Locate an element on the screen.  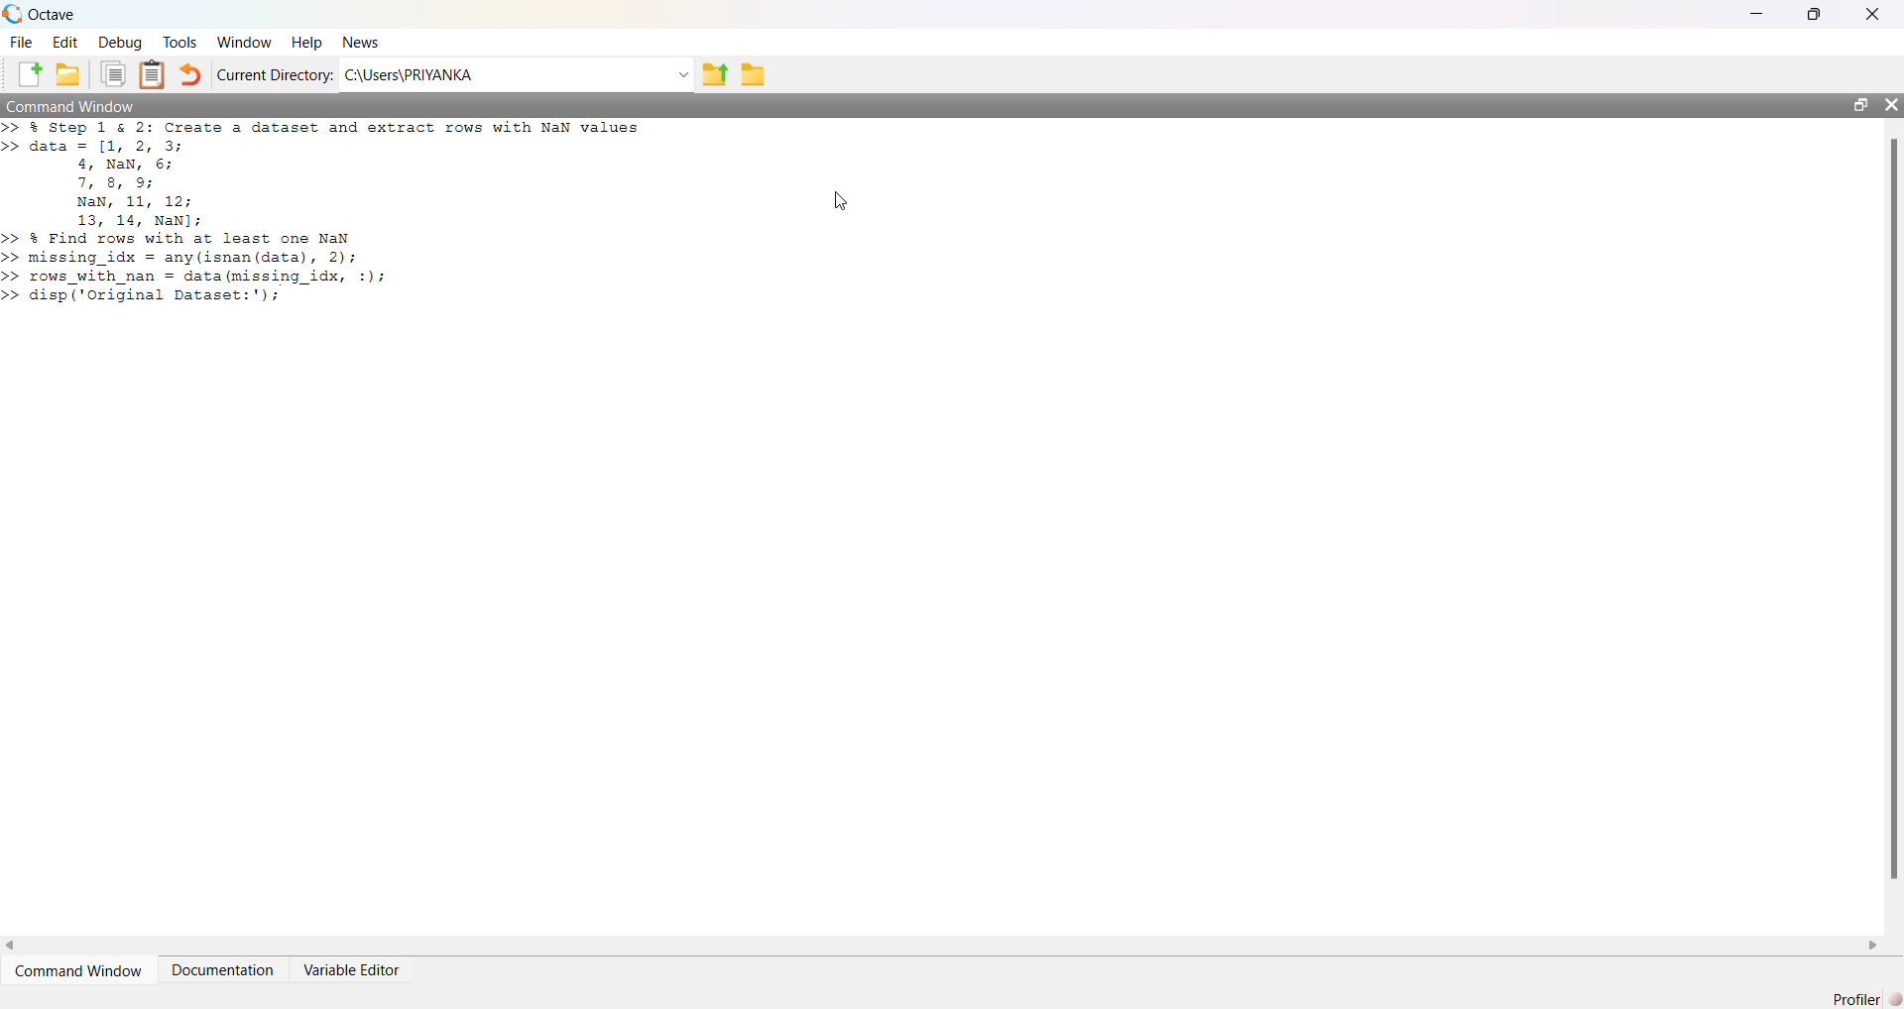
C:\Users\PRIYANKA is located at coordinates (409, 74).